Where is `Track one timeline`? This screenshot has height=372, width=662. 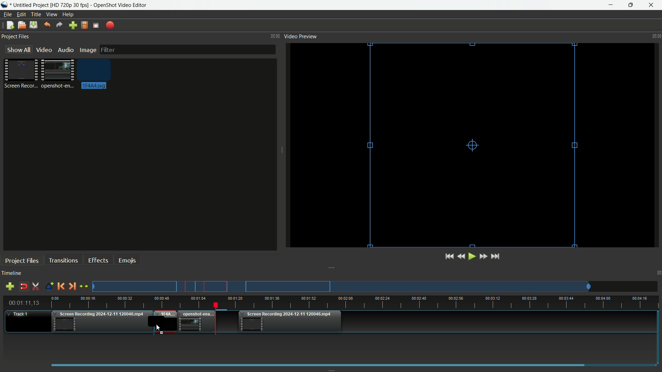 Track one timeline is located at coordinates (19, 314).